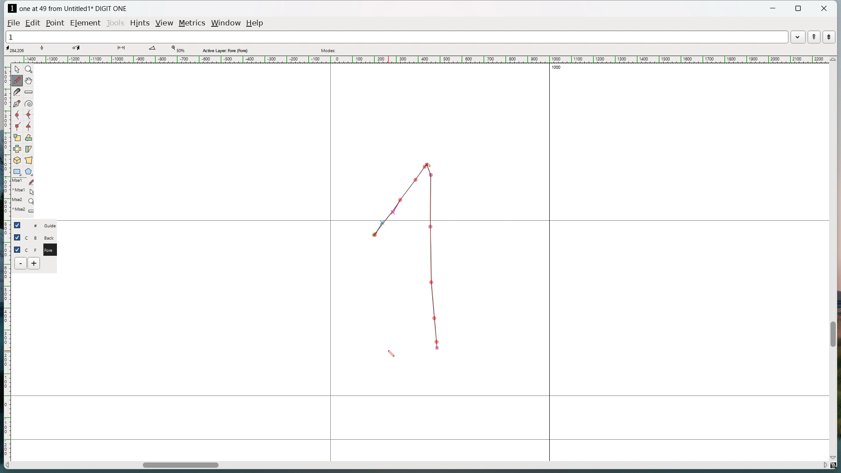  What do you see at coordinates (41, 236) in the screenshot?
I see `C B Back` at bounding box center [41, 236].